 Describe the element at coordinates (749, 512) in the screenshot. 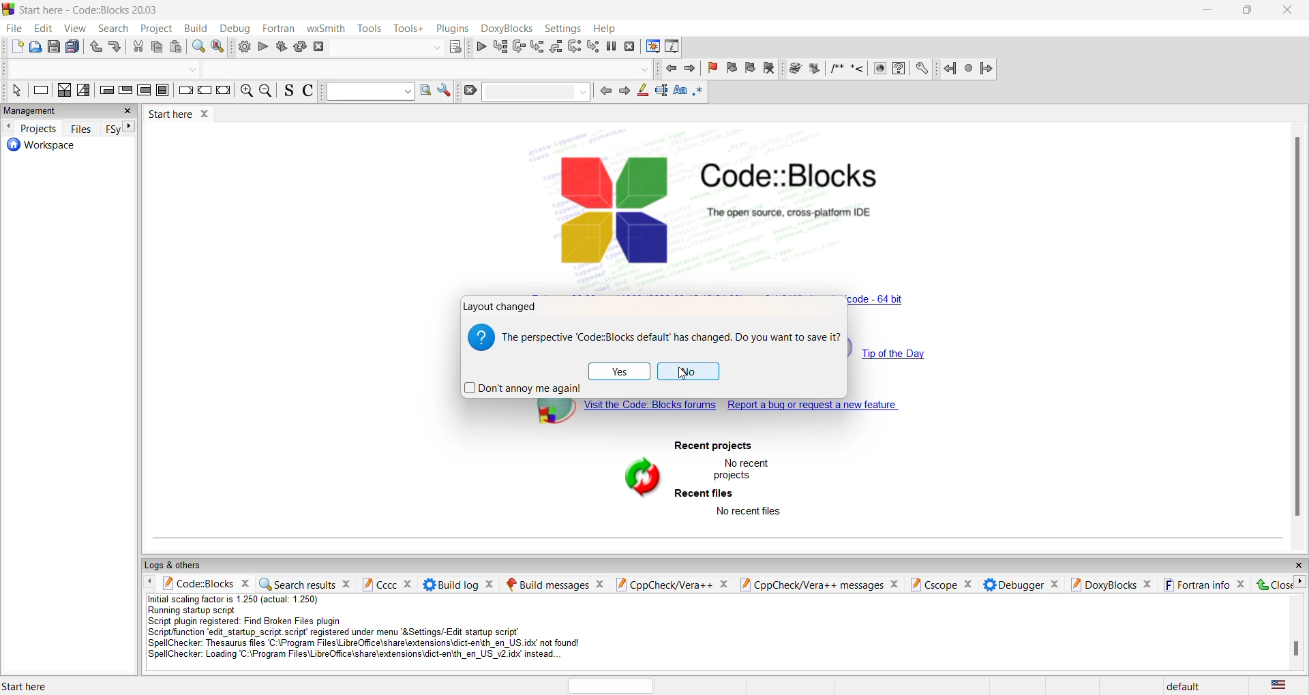

I see `no recent file text` at that location.